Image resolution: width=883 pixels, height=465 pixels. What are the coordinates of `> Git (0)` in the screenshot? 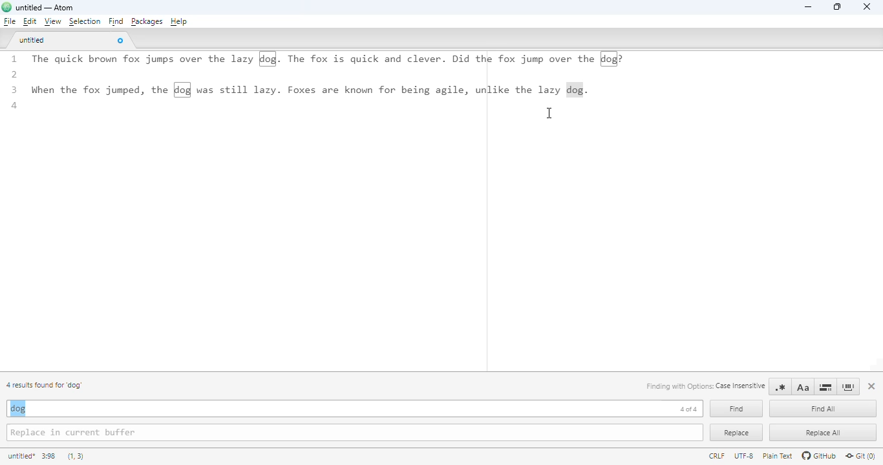 It's located at (861, 457).